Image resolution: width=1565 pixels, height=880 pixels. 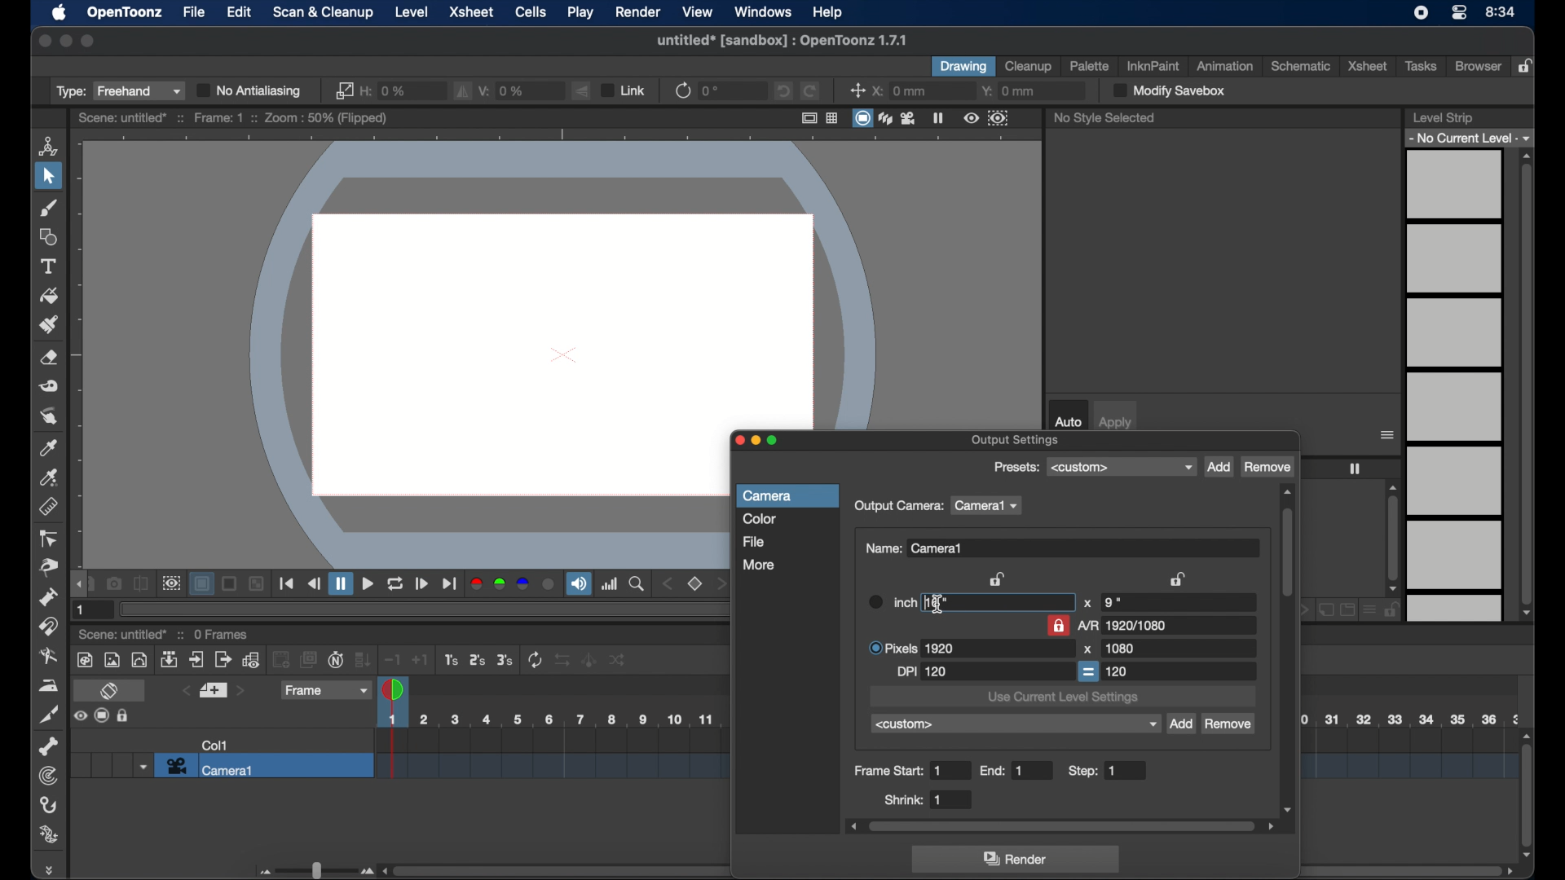 What do you see at coordinates (49, 323) in the screenshot?
I see `paint brush tool` at bounding box center [49, 323].